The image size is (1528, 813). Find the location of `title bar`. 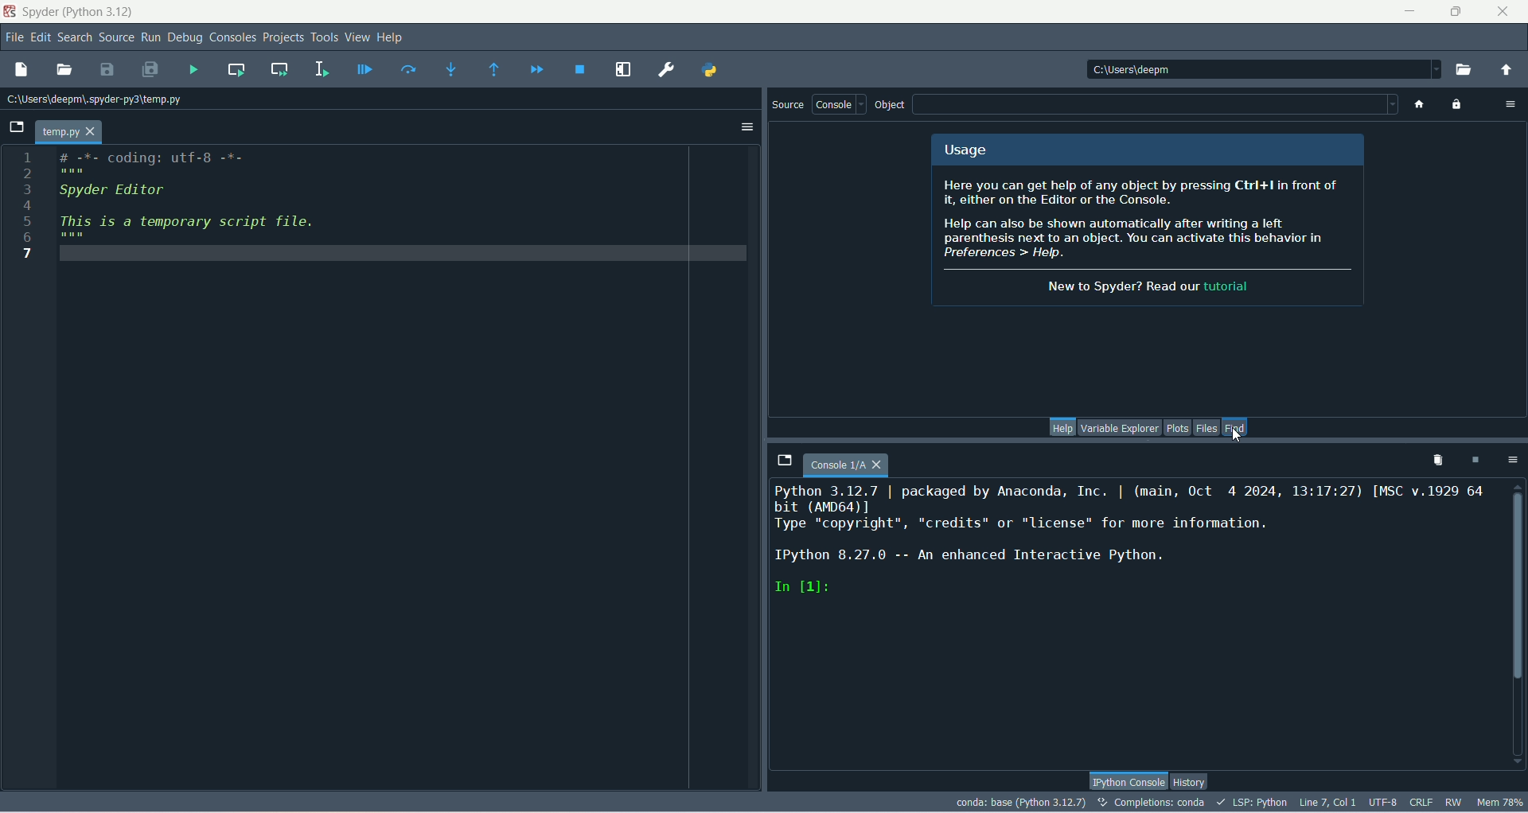

title bar is located at coordinates (78, 10).